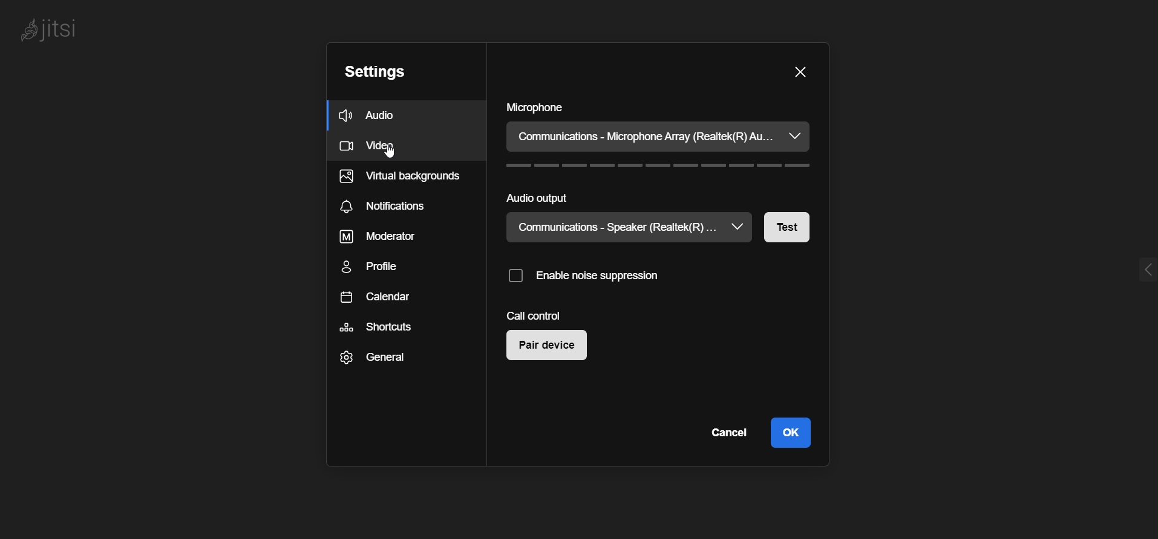 The height and width of the screenshot is (539, 1158). What do you see at coordinates (1142, 268) in the screenshot?
I see `expand` at bounding box center [1142, 268].